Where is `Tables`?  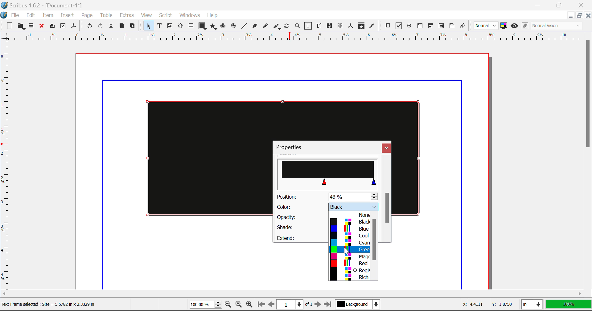
Tables is located at coordinates (191, 26).